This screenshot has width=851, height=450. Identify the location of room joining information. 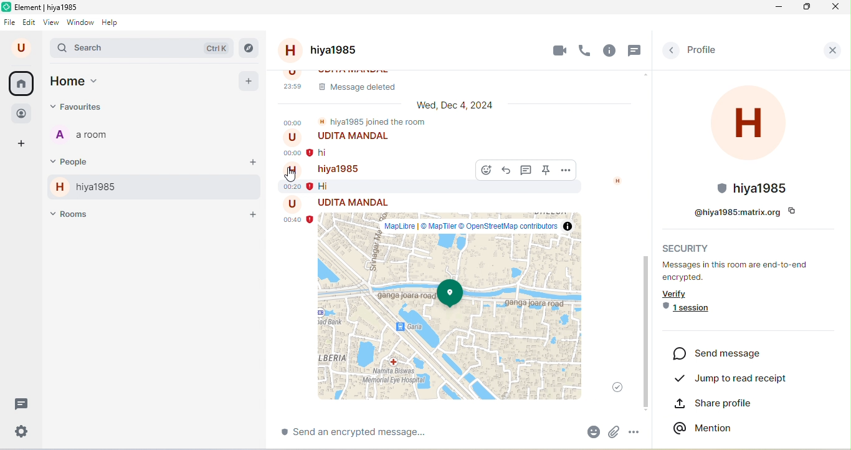
(357, 122).